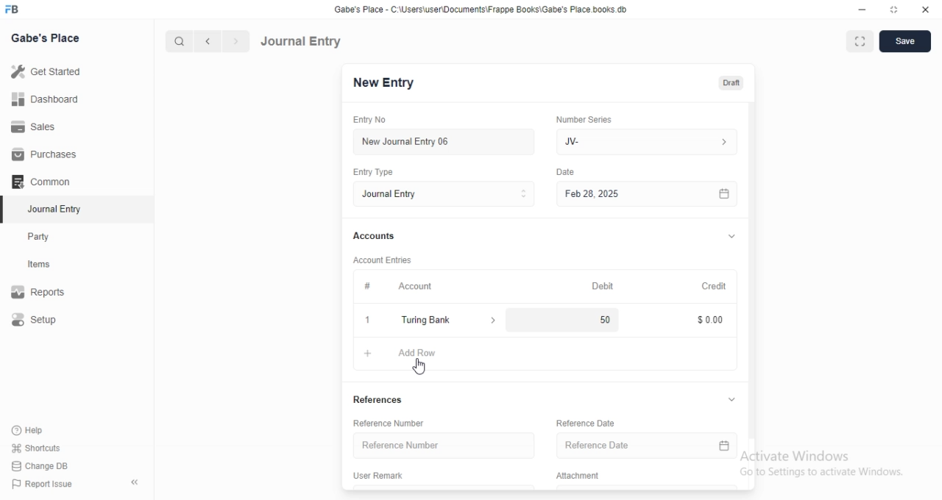  I want to click on turing bank, so click(447, 321).